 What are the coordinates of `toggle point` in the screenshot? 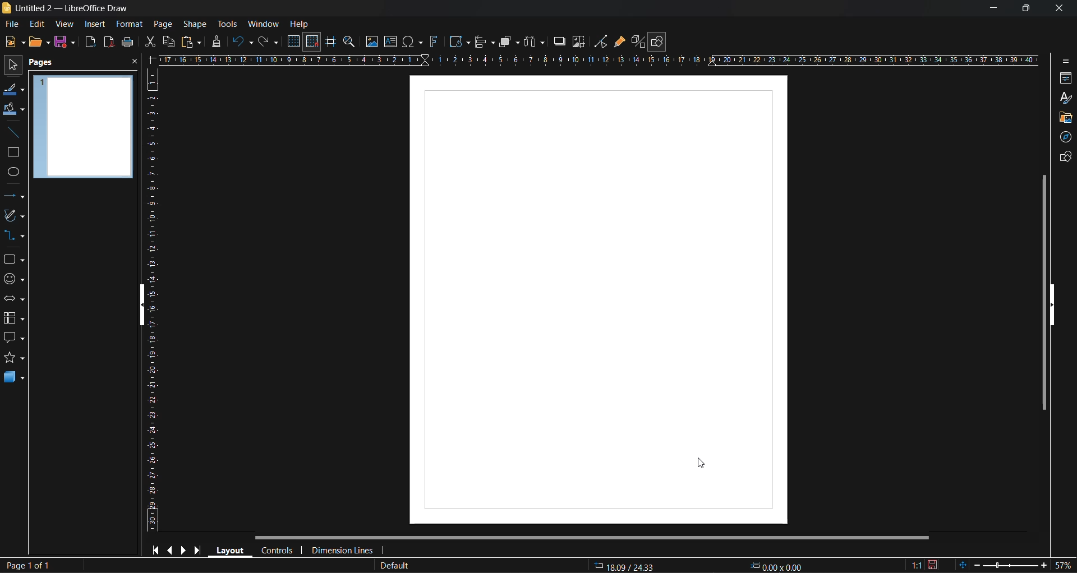 It's located at (602, 43).